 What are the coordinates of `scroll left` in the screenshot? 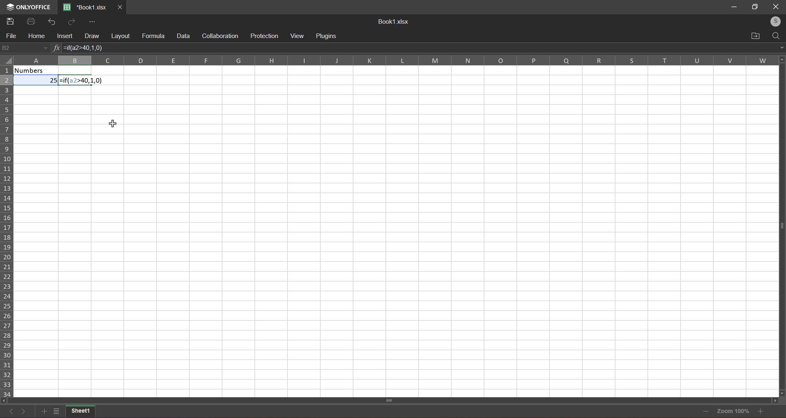 It's located at (6, 400).